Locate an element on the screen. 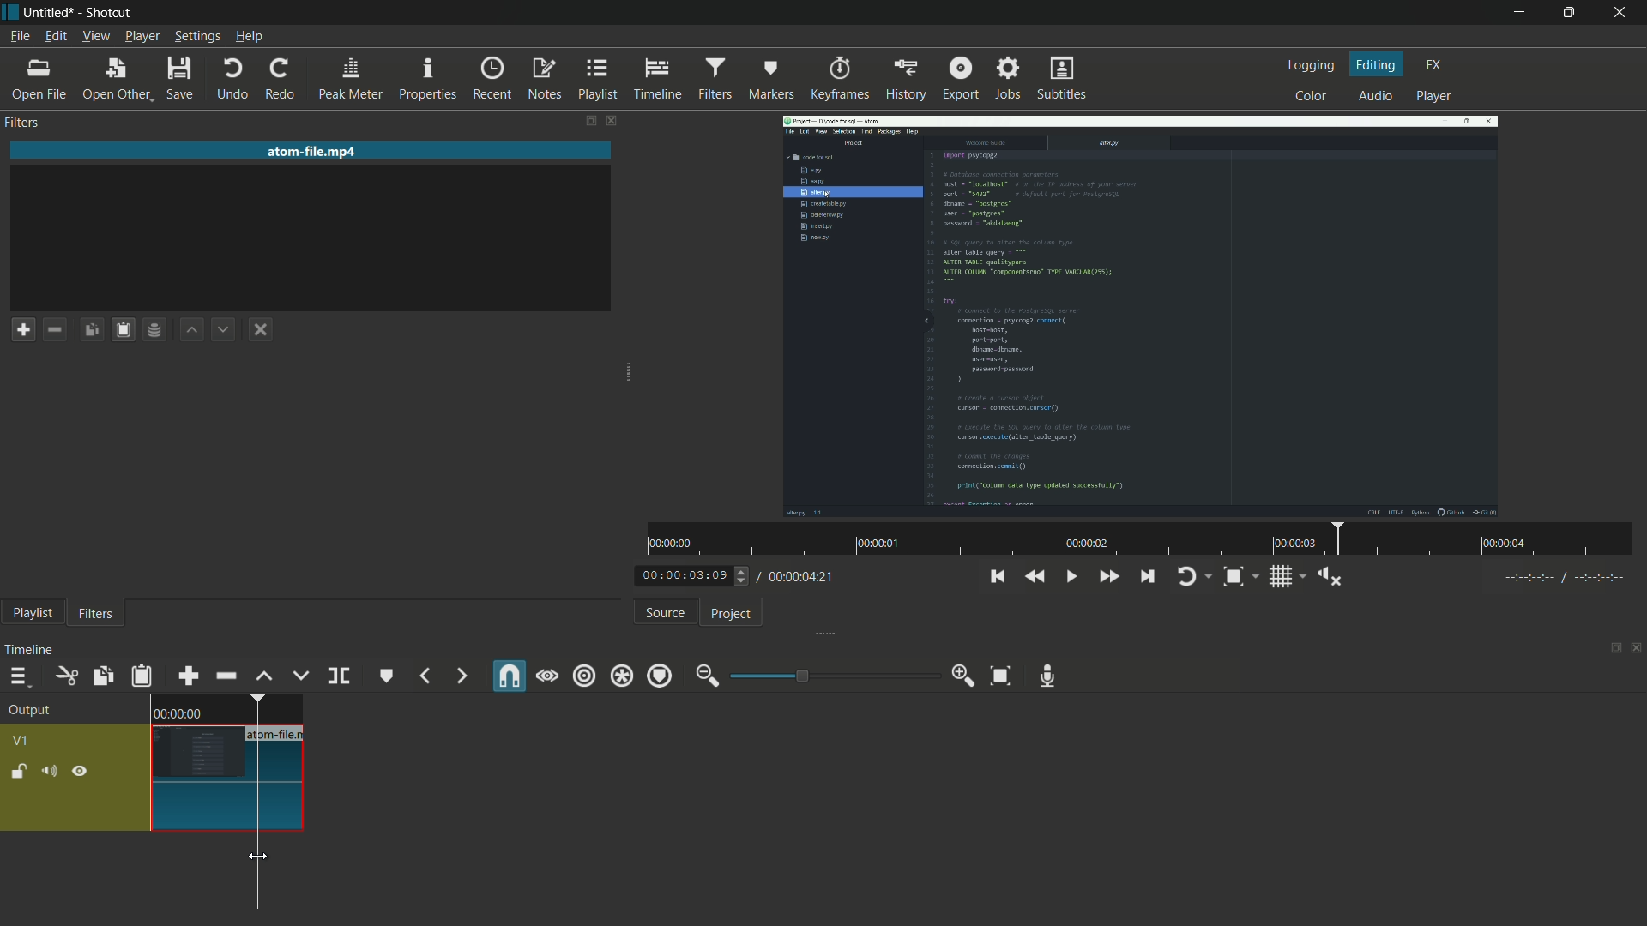 This screenshot has height=926, width=1647. current time is located at coordinates (685, 574).